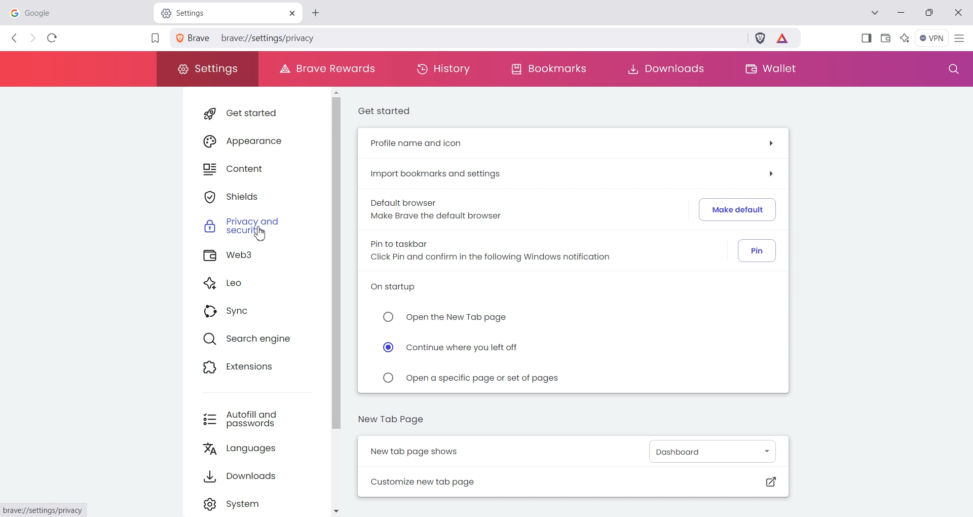  Describe the element at coordinates (251, 228) in the screenshot. I see `Privacy and security` at that location.